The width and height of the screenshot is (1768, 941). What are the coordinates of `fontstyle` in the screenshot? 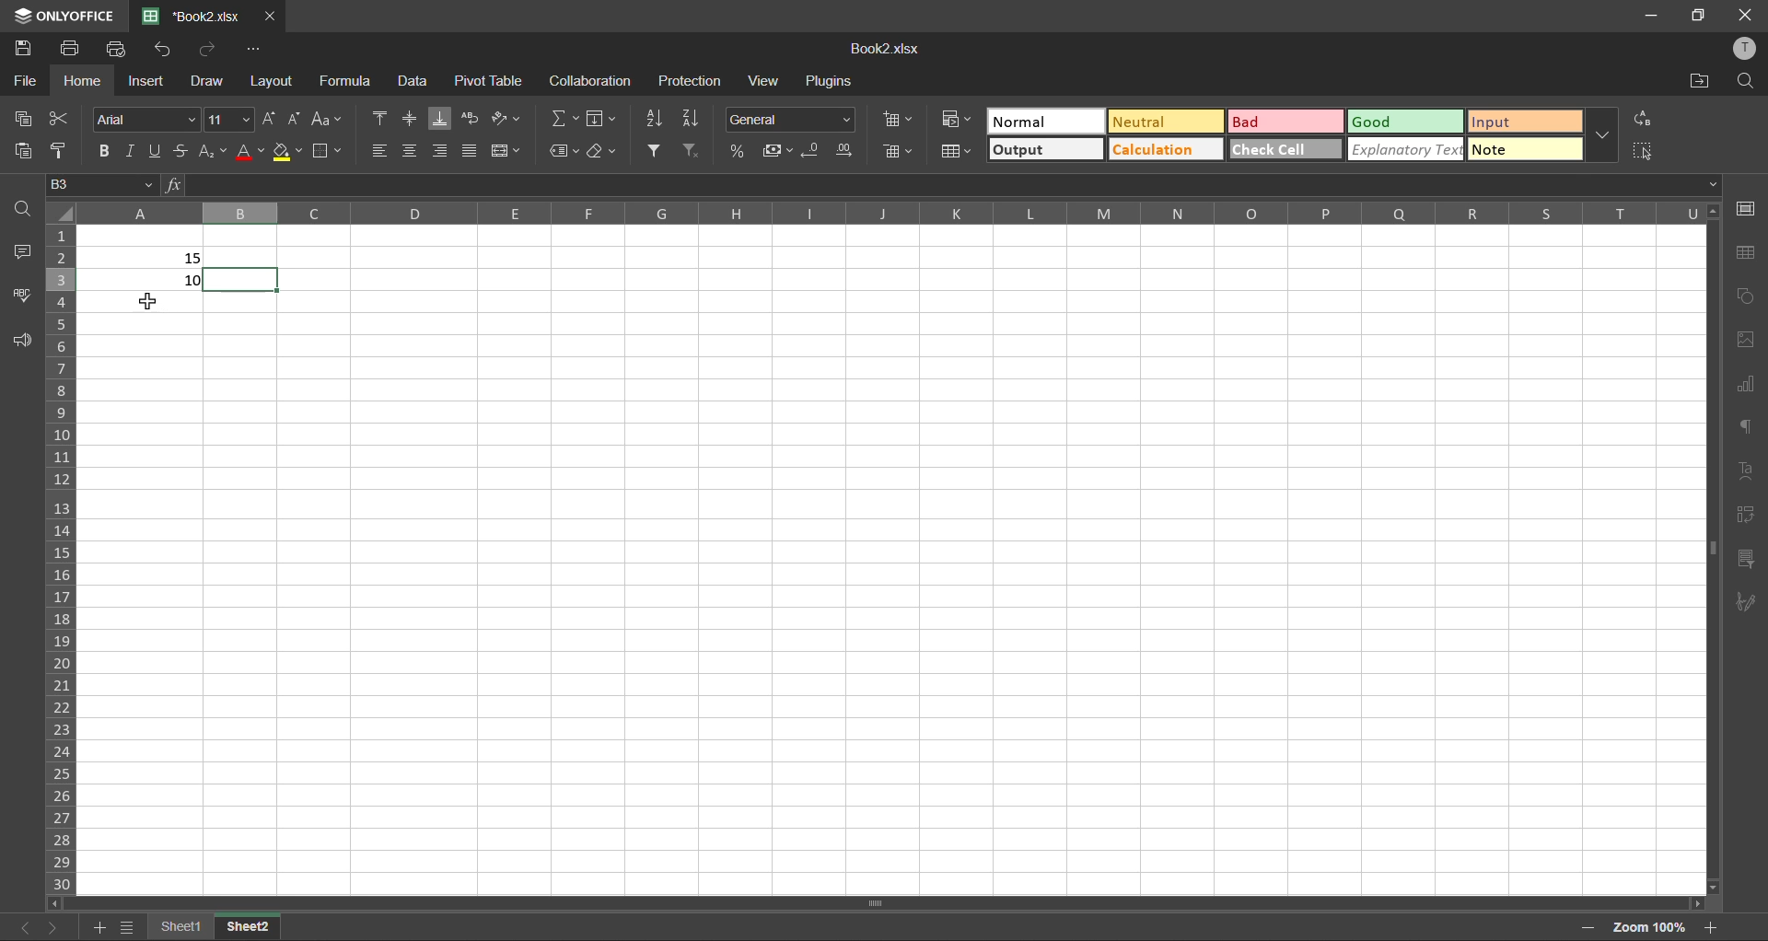 It's located at (144, 117).